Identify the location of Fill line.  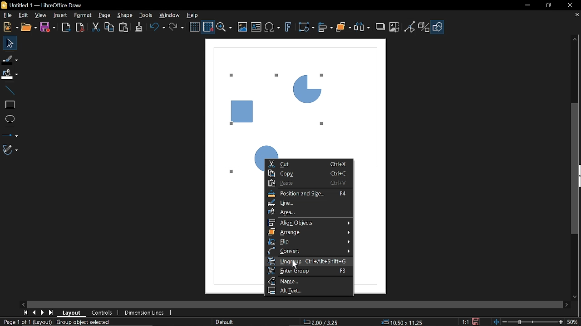
(10, 58).